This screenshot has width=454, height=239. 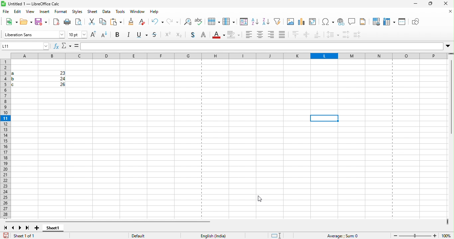 What do you see at coordinates (38, 79) in the screenshot?
I see `cells` at bounding box center [38, 79].